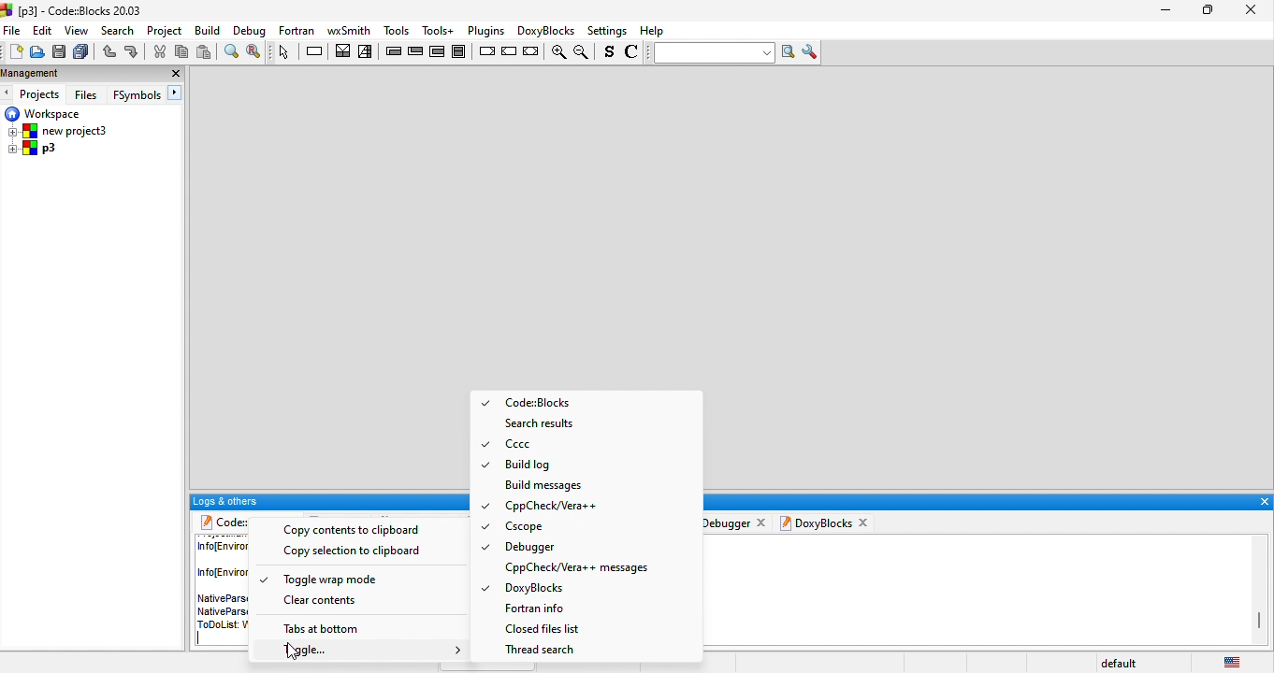 The height and width of the screenshot is (673, 1274). I want to click on new project, so click(62, 131).